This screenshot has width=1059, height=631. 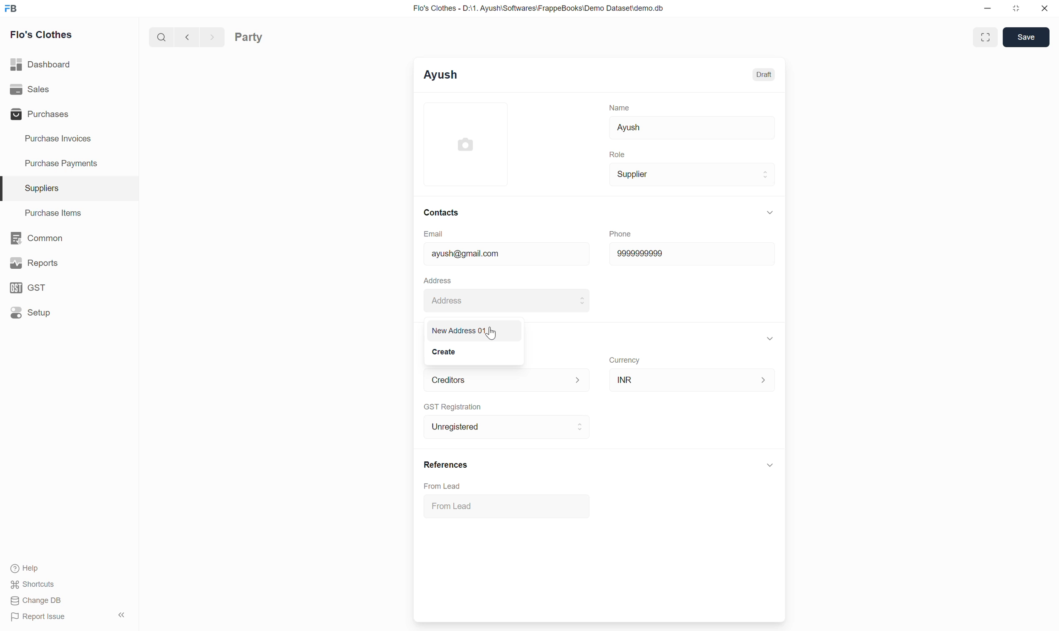 I want to click on Collapse, so click(x=770, y=213).